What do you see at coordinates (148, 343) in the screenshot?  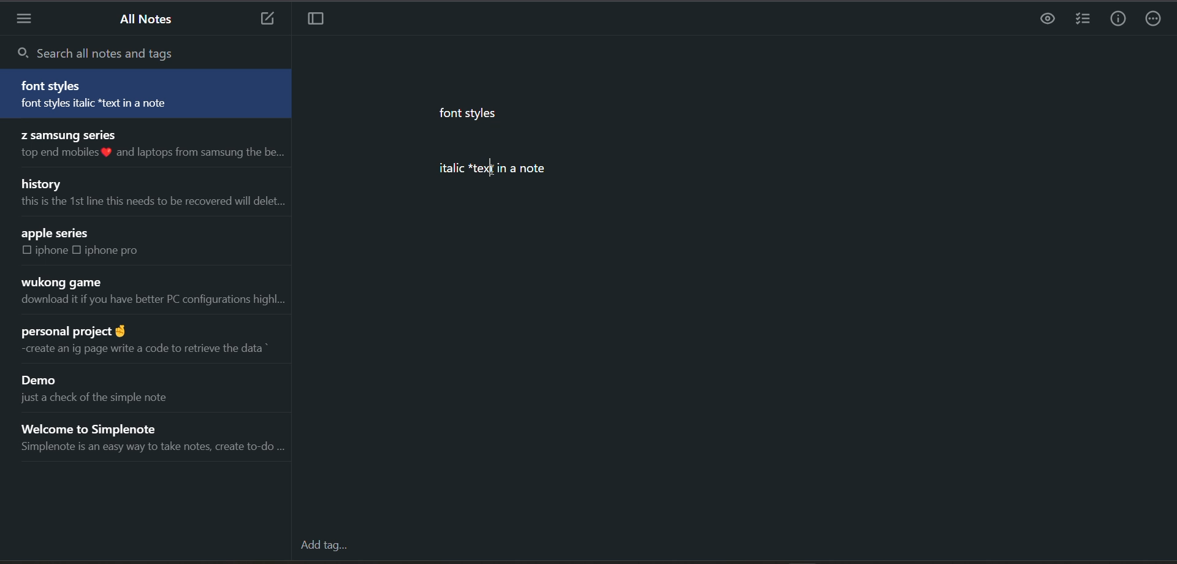 I see `note title and preview` at bounding box center [148, 343].